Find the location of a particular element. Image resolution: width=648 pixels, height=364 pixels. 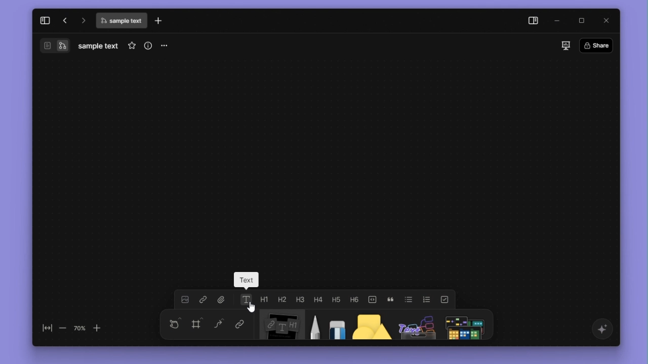

image is located at coordinates (184, 300).